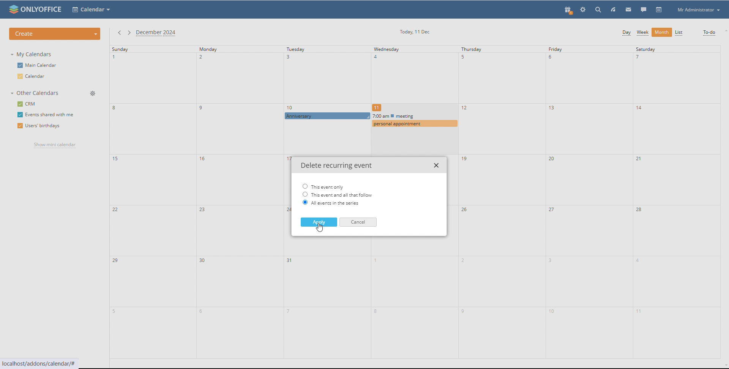 Image resolution: width=729 pixels, height=369 pixels. Describe the element at coordinates (661, 32) in the screenshot. I see `month` at that location.